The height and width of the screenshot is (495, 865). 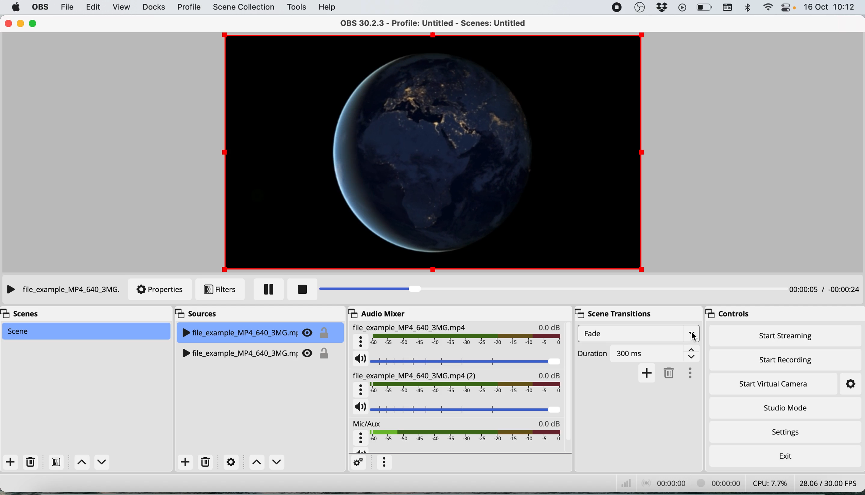 What do you see at coordinates (55, 462) in the screenshot?
I see `filters` at bounding box center [55, 462].